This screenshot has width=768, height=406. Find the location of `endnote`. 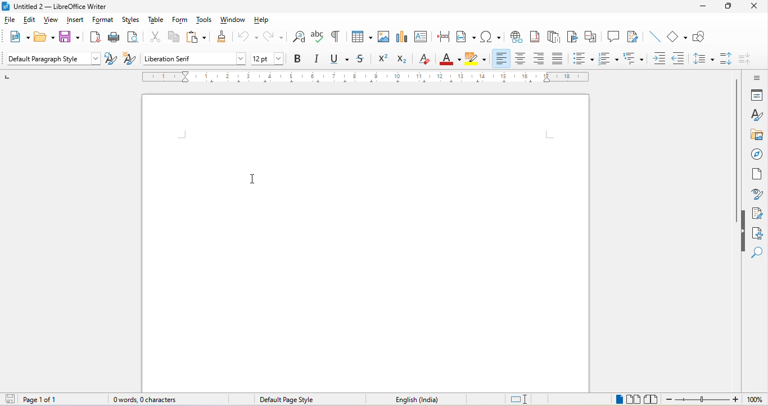

endnote is located at coordinates (555, 38).